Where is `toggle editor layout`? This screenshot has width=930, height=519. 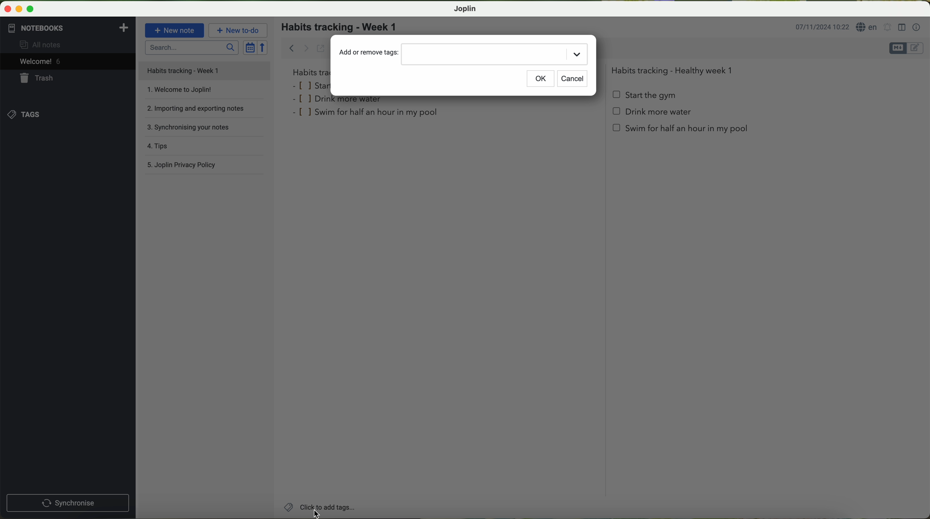
toggle editor layout is located at coordinates (902, 27).